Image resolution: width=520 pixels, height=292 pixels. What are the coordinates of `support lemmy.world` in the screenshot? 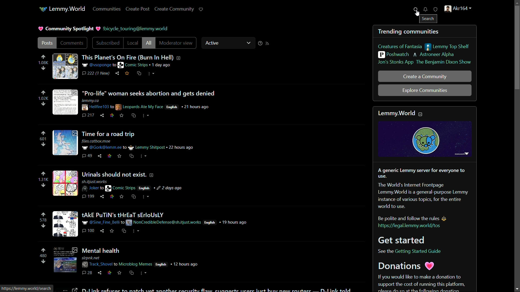 It's located at (201, 9).